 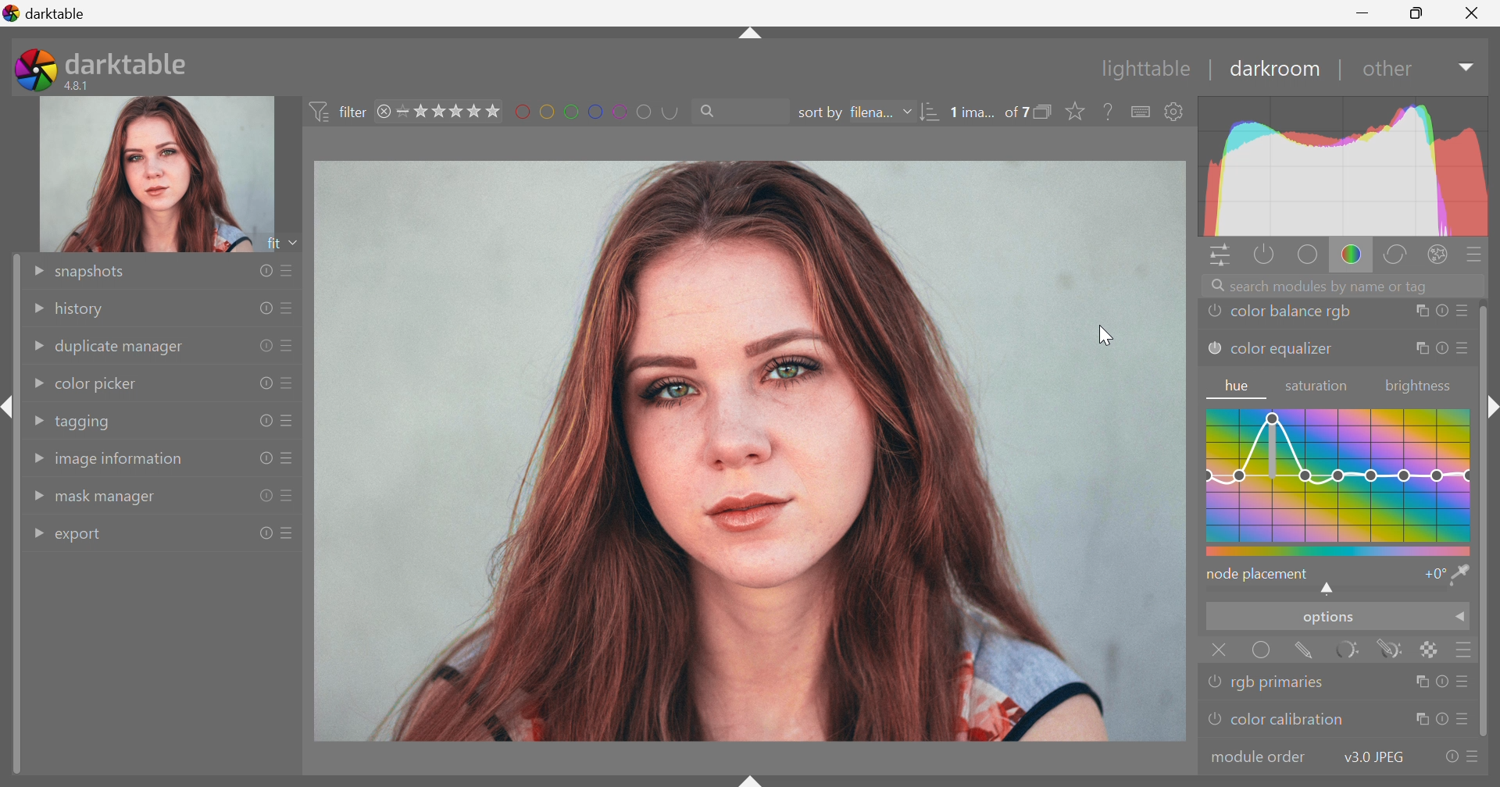 What do you see at coordinates (1447, 758) in the screenshot?
I see `reset` at bounding box center [1447, 758].